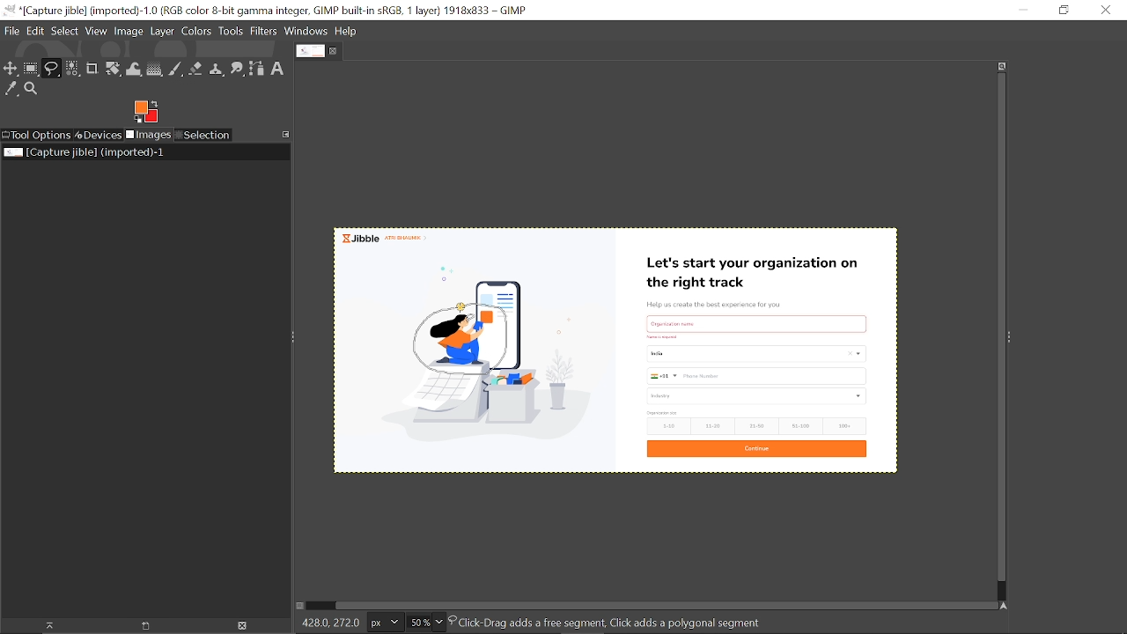 The width and height of the screenshot is (1127, 634). What do you see at coordinates (176, 70) in the screenshot?
I see `Paintbrush tool` at bounding box center [176, 70].